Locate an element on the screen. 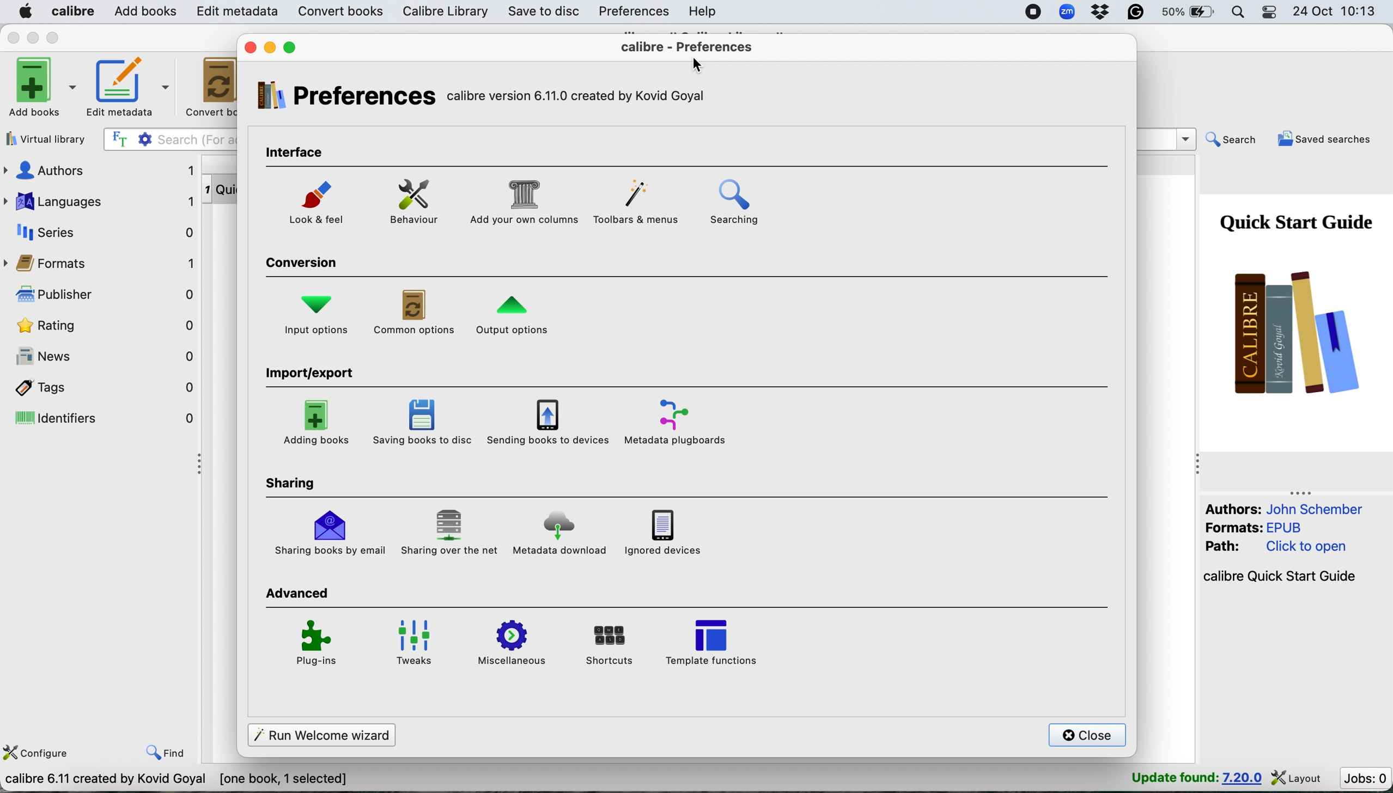  input options is located at coordinates (319, 315).